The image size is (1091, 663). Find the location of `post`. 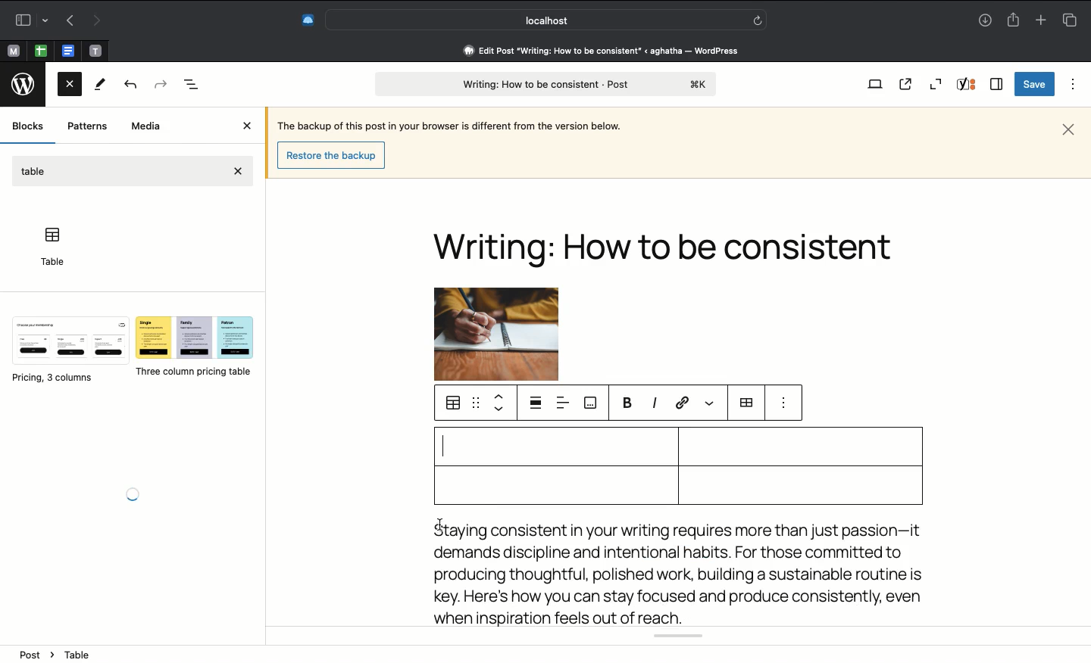

post is located at coordinates (37, 654).